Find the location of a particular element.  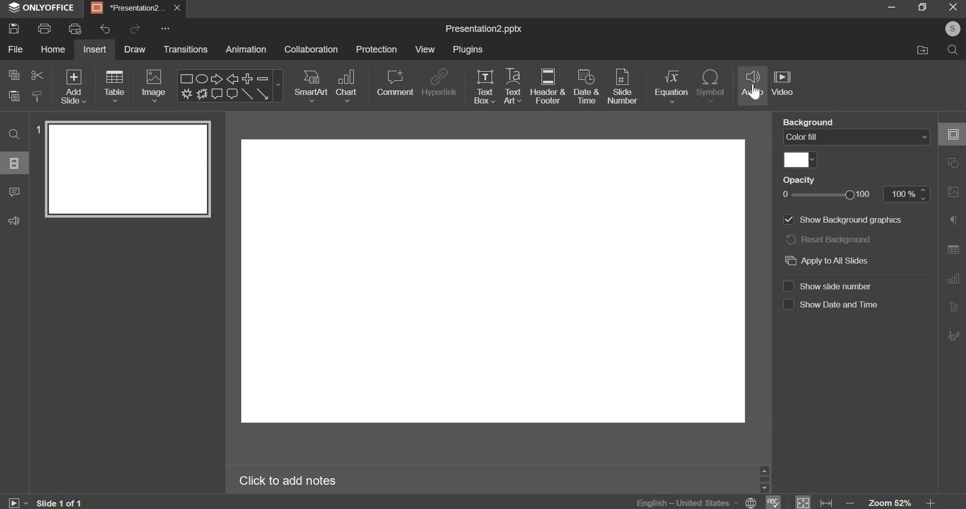

insert equation is located at coordinates (673, 86).